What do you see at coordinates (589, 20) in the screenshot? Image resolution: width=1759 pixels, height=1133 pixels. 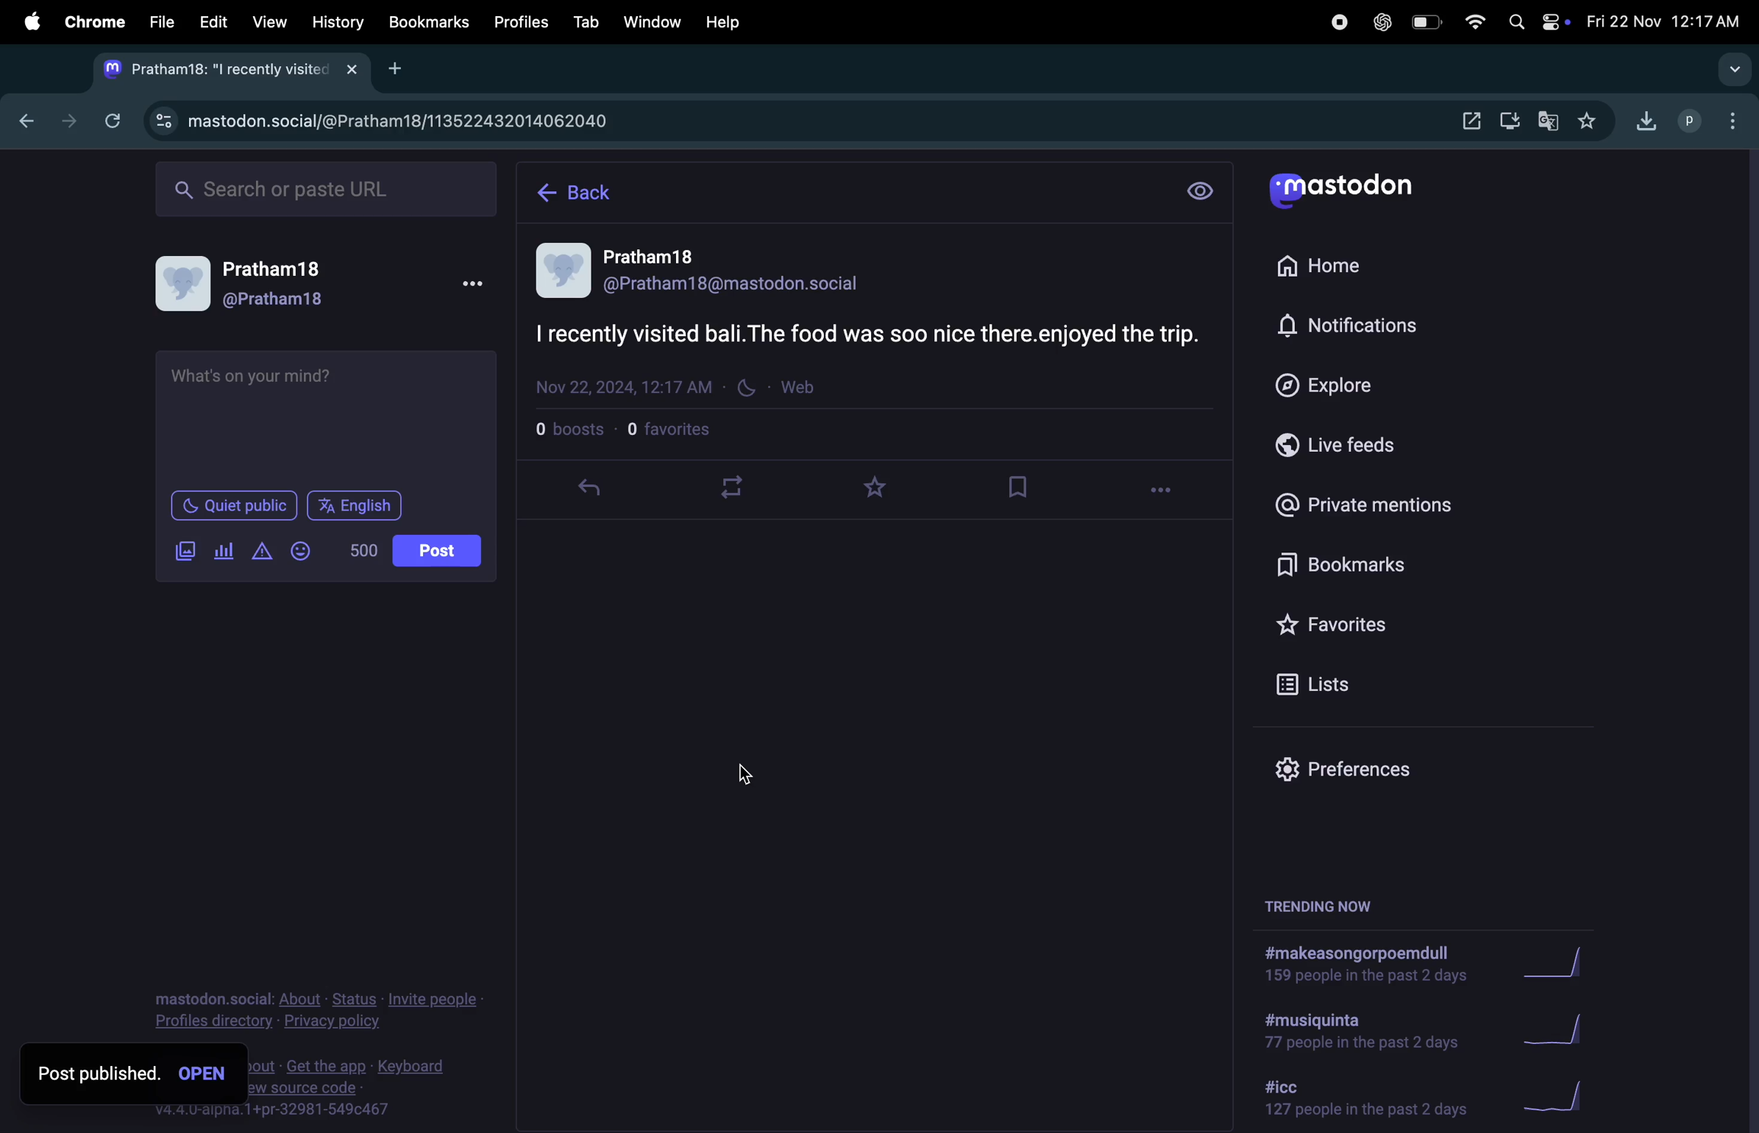 I see `tab` at bounding box center [589, 20].